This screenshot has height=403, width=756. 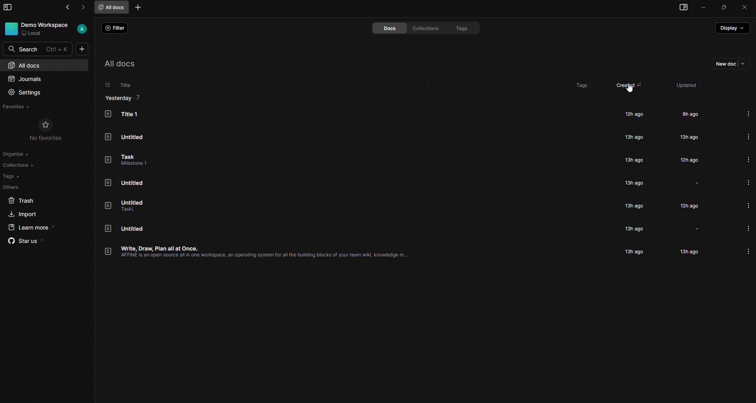 I want to click on others, so click(x=13, y=188).